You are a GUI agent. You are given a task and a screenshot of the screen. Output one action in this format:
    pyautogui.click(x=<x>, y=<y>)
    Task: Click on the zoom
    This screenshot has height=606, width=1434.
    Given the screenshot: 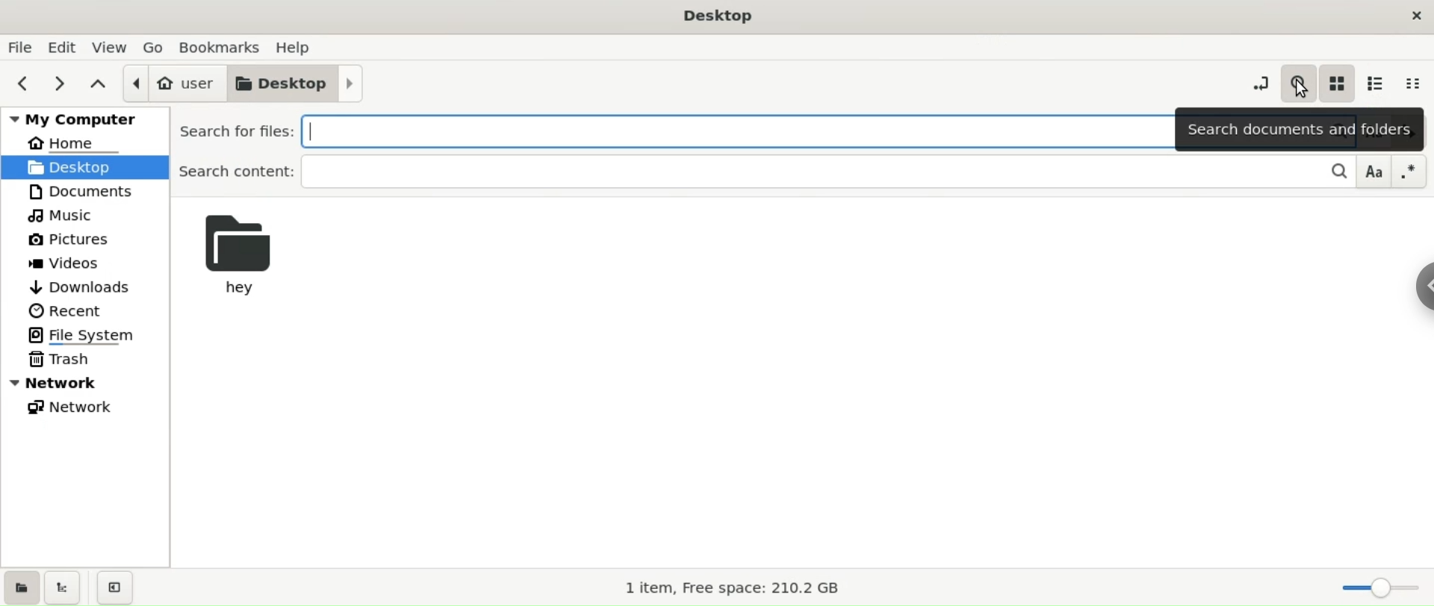 What is the action you would take?
    pyautogui.click(x=1383, y=589)
    